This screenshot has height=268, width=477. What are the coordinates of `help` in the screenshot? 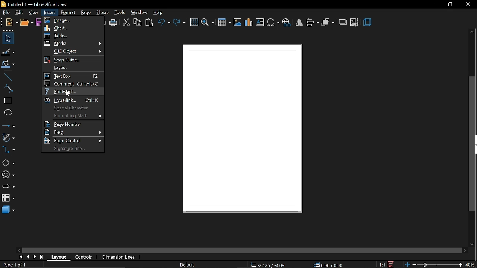 It's located at (159, 13).